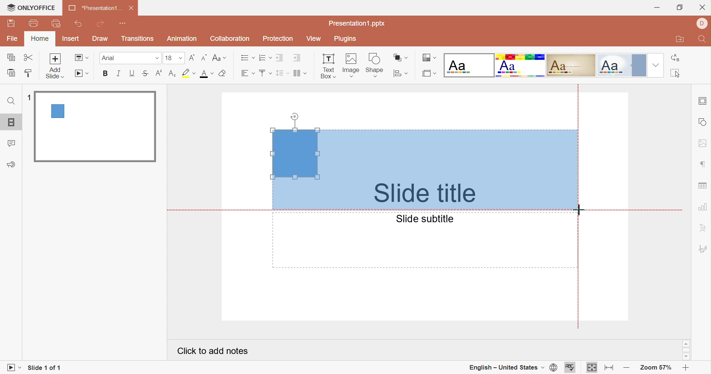 This screenshot has width=711, height=374. Describe the element at coordinates (374, 66) in the screenshot. I see `Shape` at that location.